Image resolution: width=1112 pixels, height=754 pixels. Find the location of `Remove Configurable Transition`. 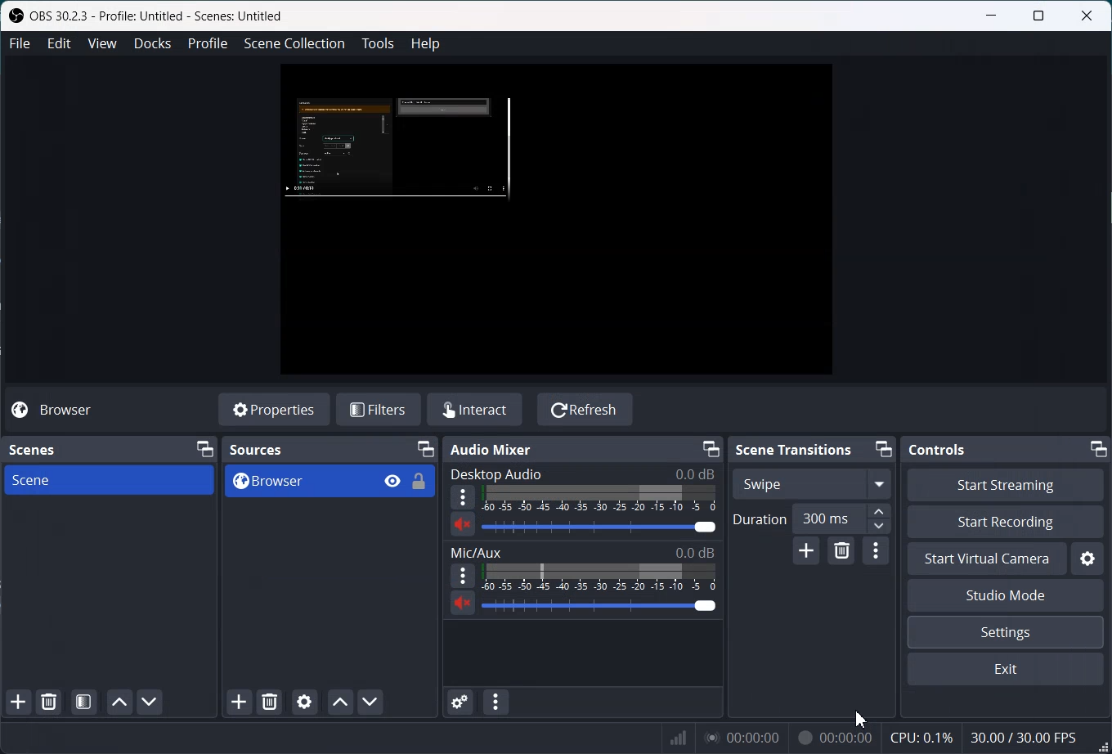

Remove Configurable Transition is located at coordinates (841, 551).